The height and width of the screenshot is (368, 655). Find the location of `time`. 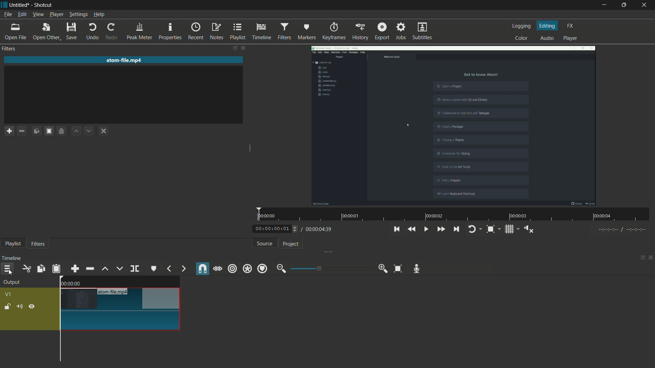

time is located at coordinates (456, 214).